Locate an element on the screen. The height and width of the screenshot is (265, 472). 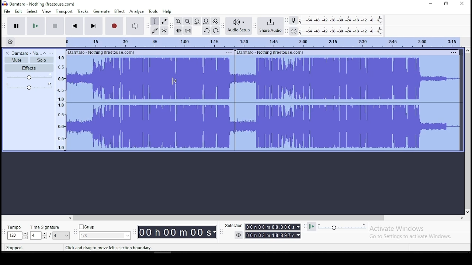
stopped is located at coordinates (15, 248).